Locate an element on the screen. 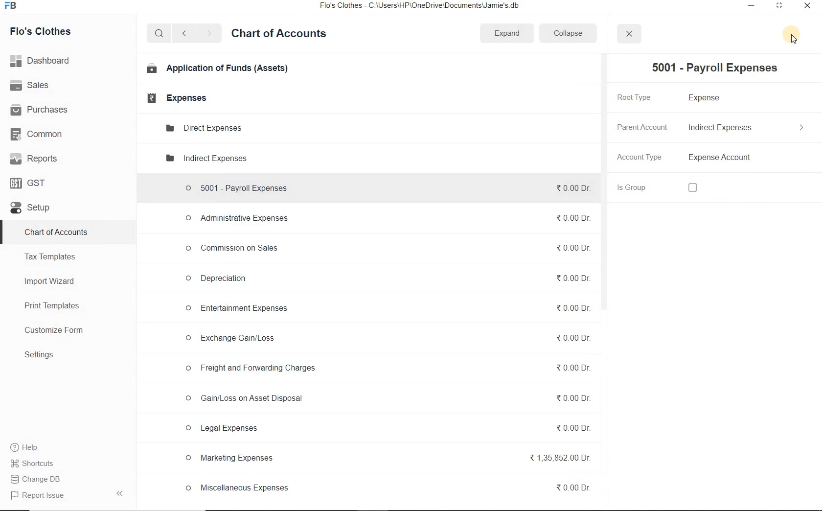 The width and height of the screenshot is (822, 511). Parent Account is located at coordinates (641, 127).